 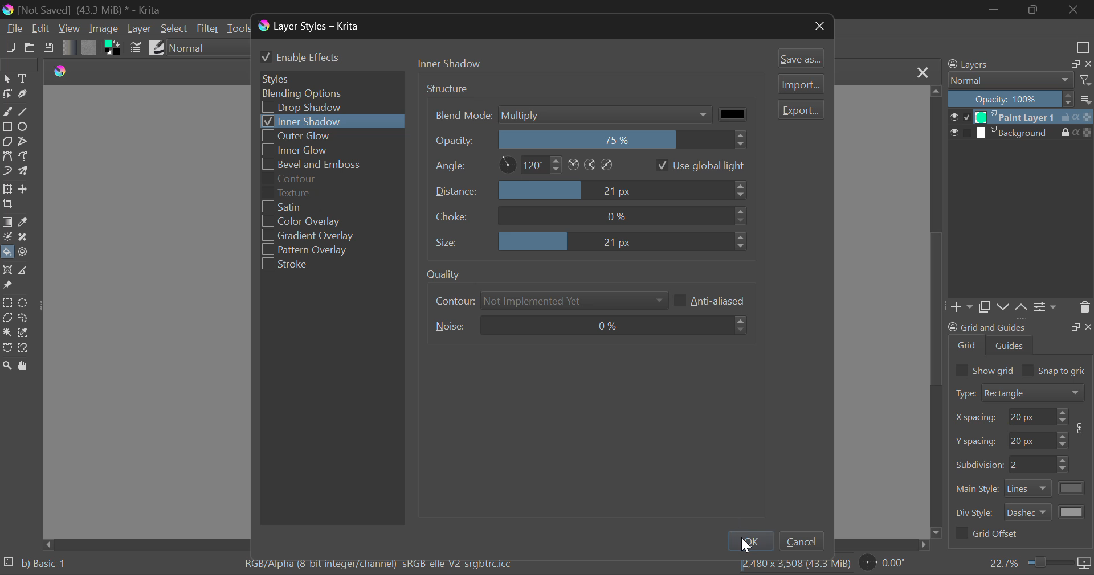 I want to click on Pattern, so click(x=89, y=49).